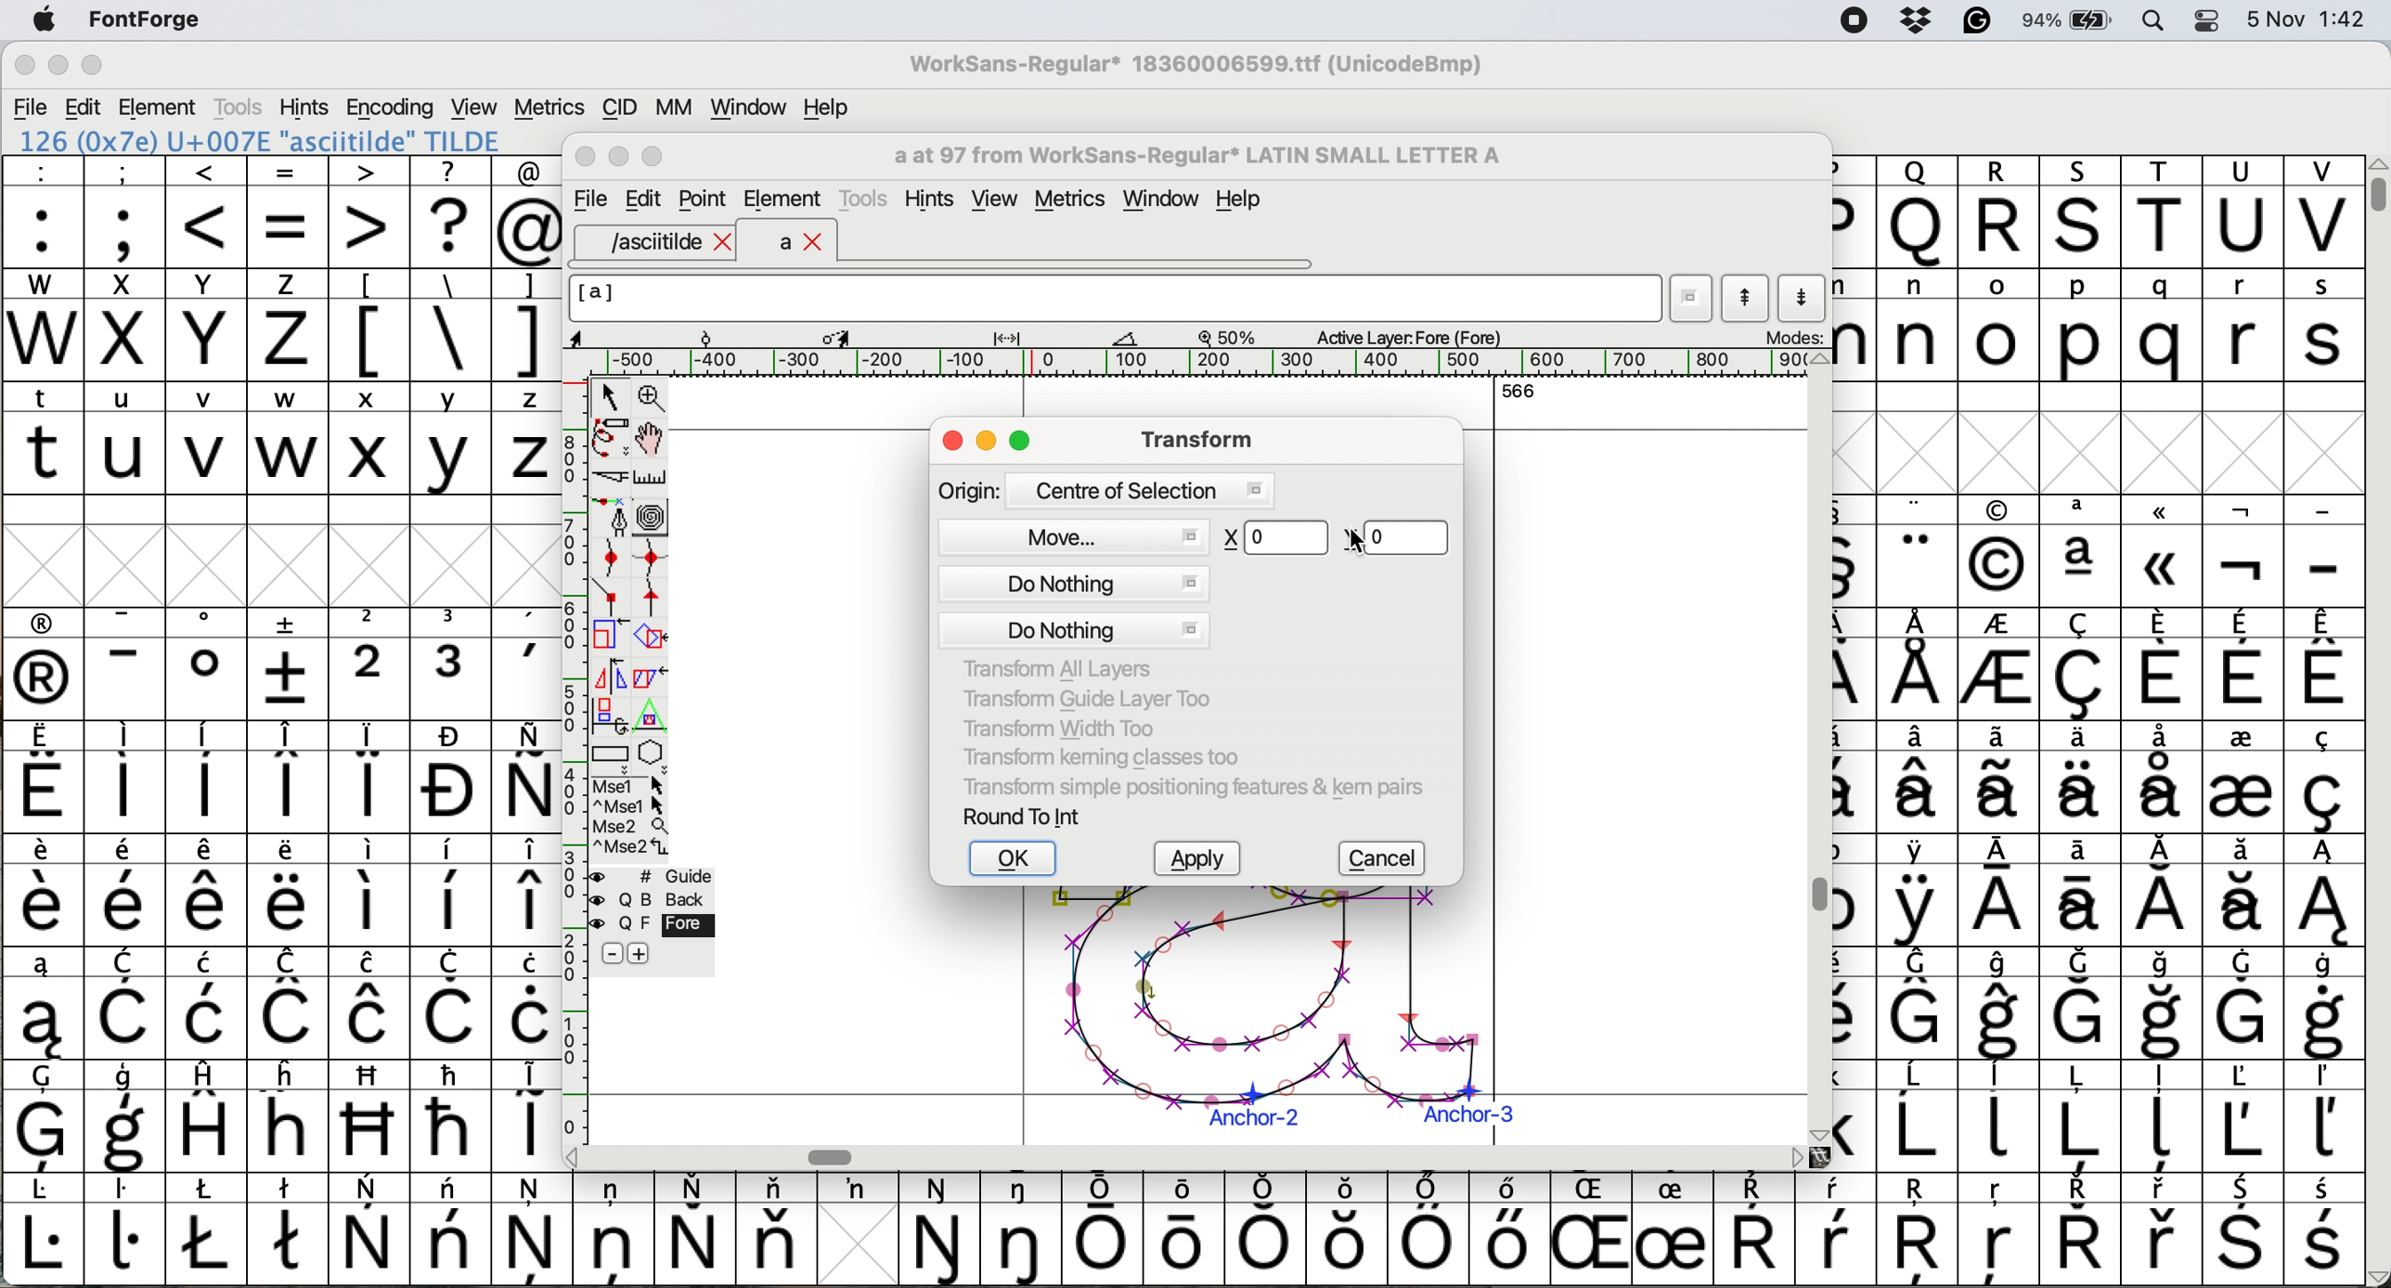 The height and width of the screenshot is (1288, 2391). Describe the element at coordinates (2326, 1231) in the screenshot. I see `symbol` at that location.